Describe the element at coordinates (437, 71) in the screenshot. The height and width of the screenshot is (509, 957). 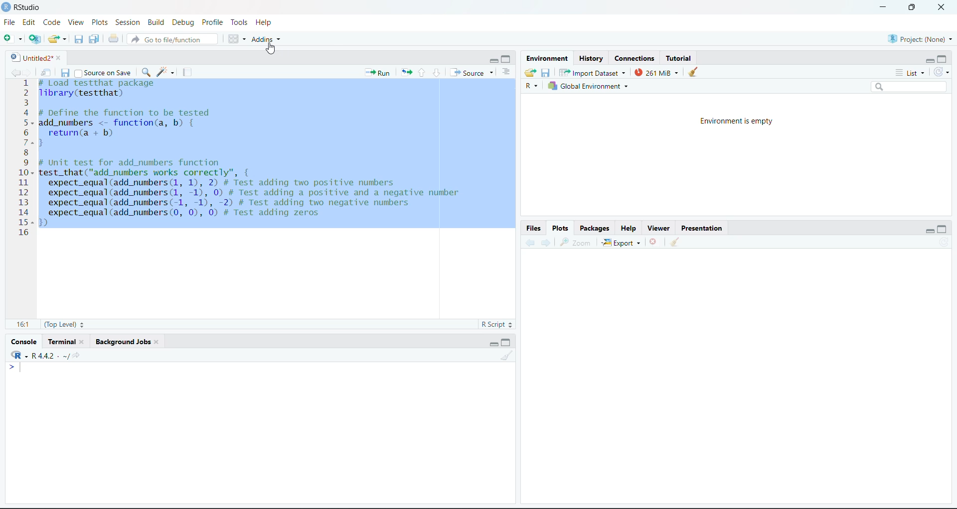
I see `go to next section` at that location.